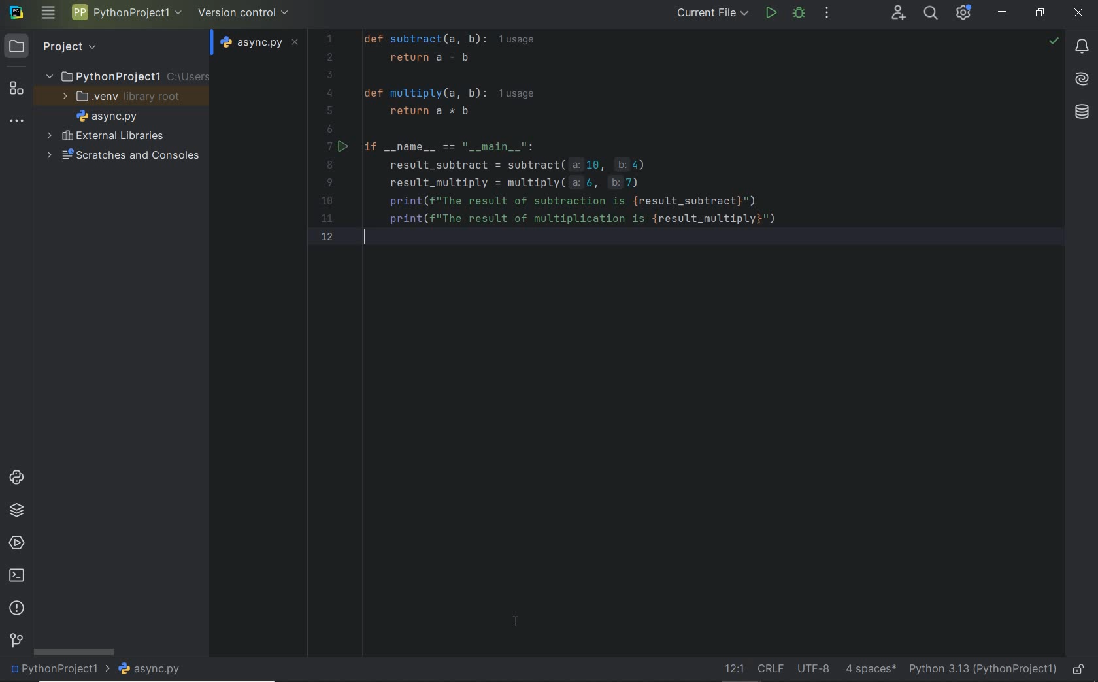 The image size is (1098, 682). Describe the element at coordinates (73, 652) in the screenshot. I see `scrollbar` at that location.